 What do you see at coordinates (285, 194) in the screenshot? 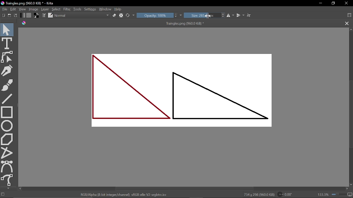
I see `Rotation` at bounding box center [285, 194].